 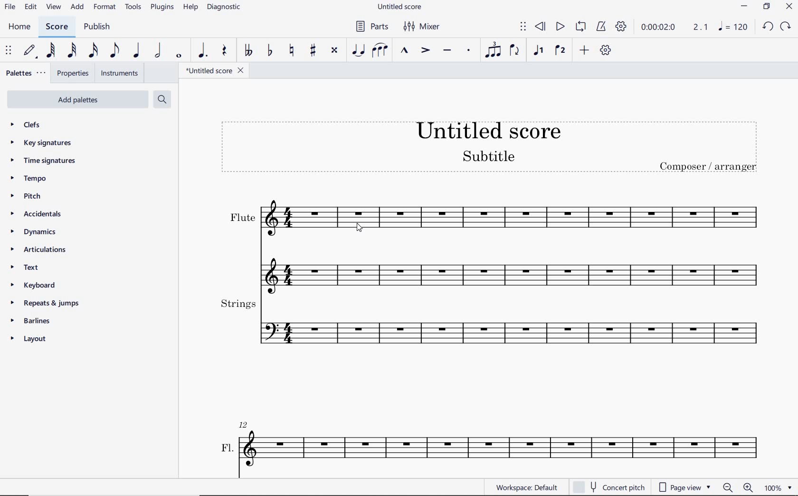 What do you see at coordinates (426, 51) in the screenshot?
I see `ACCENT` at bounding box center [426, 51].